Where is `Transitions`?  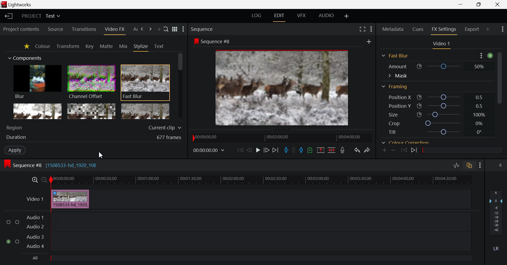
Transitions is located at coordinates (88, 30).